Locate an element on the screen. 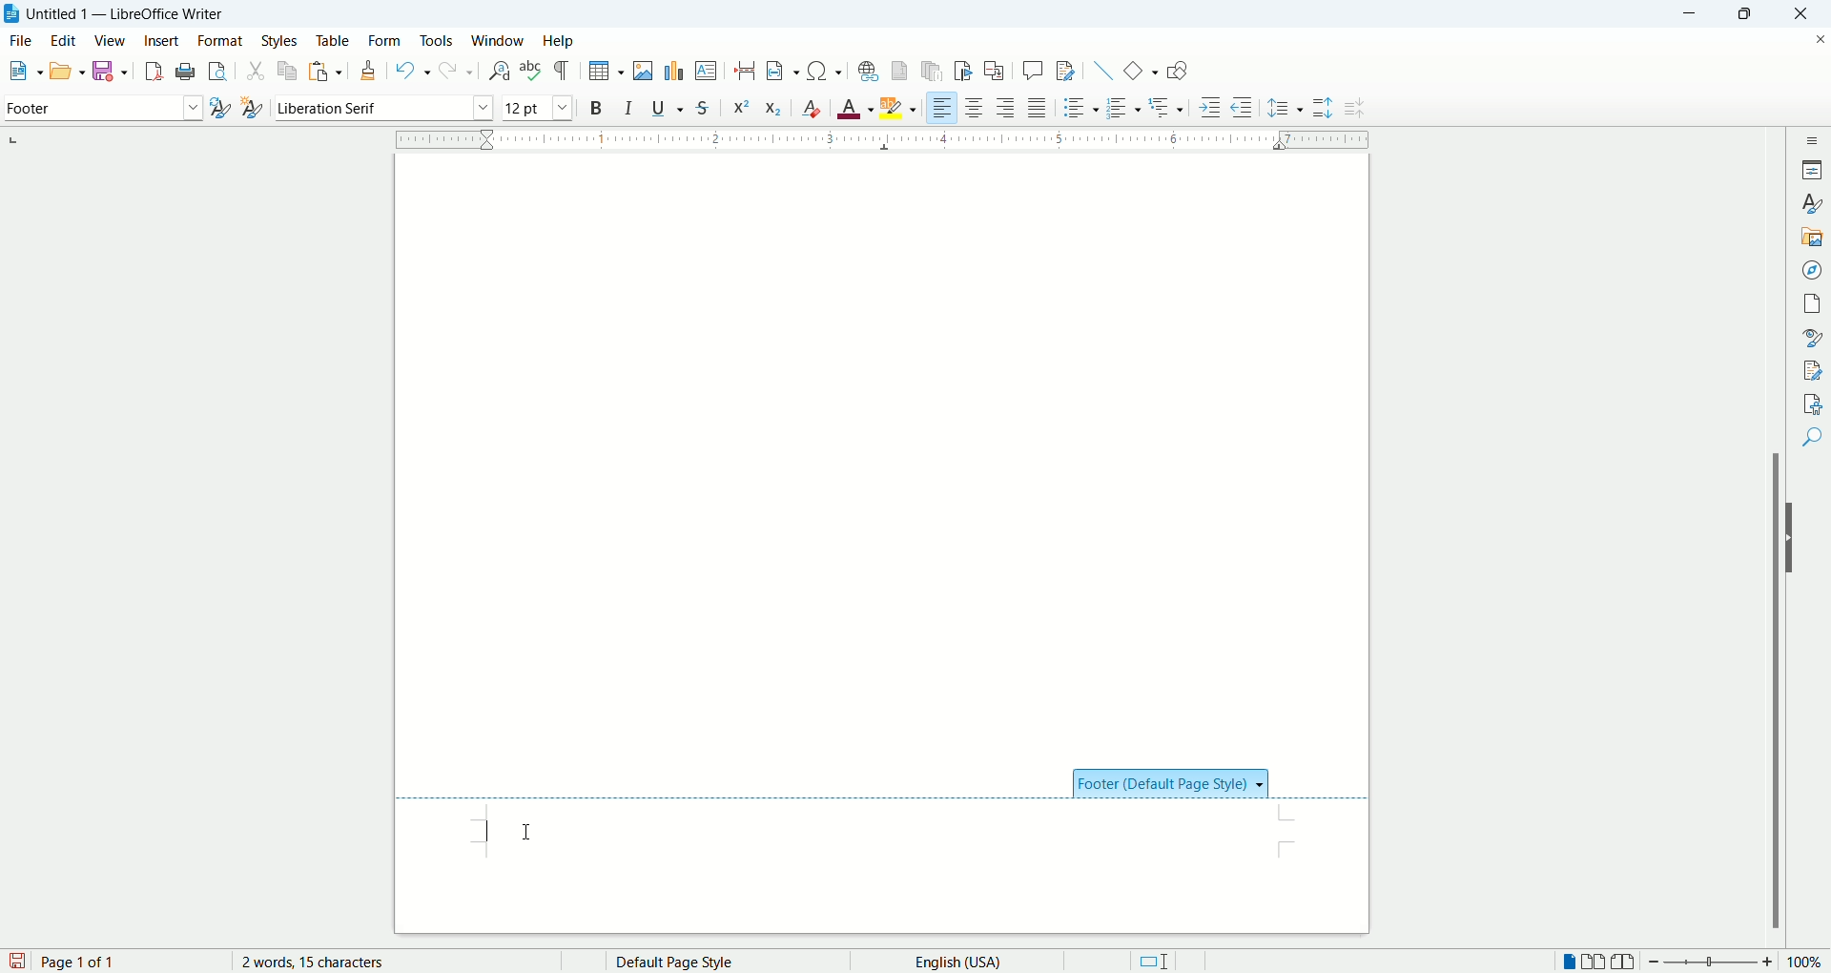 This screenshot has width=1831, height=973. text color is located at coordinates (857, 108).